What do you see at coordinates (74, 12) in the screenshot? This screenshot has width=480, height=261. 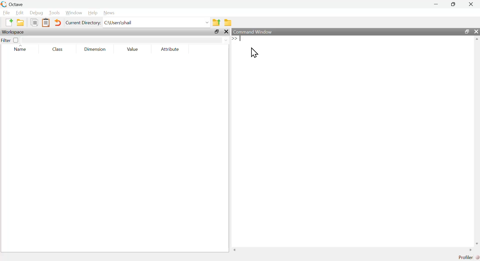 I see `Window` at bounding box center [74, 12].